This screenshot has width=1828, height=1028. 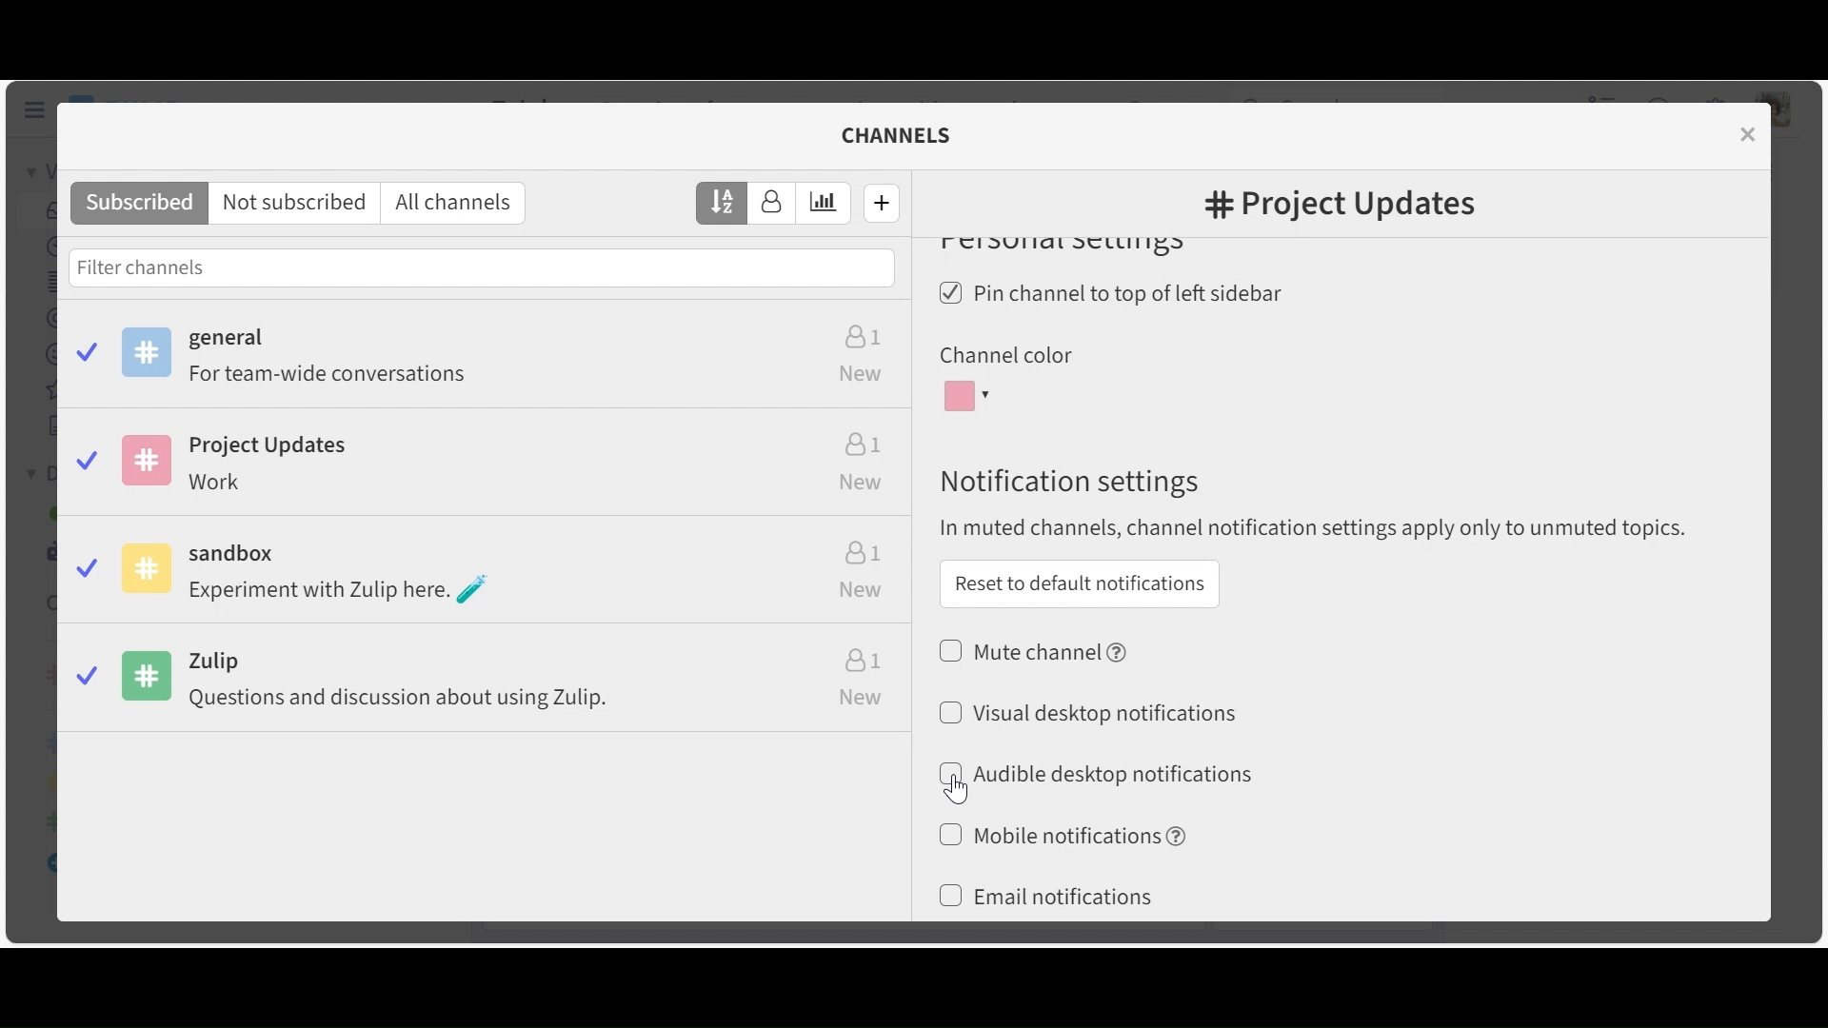 What do you see at coordinates (489, 682) in the screenshot?
I see `Zulip` at bounding box center [489, 682].